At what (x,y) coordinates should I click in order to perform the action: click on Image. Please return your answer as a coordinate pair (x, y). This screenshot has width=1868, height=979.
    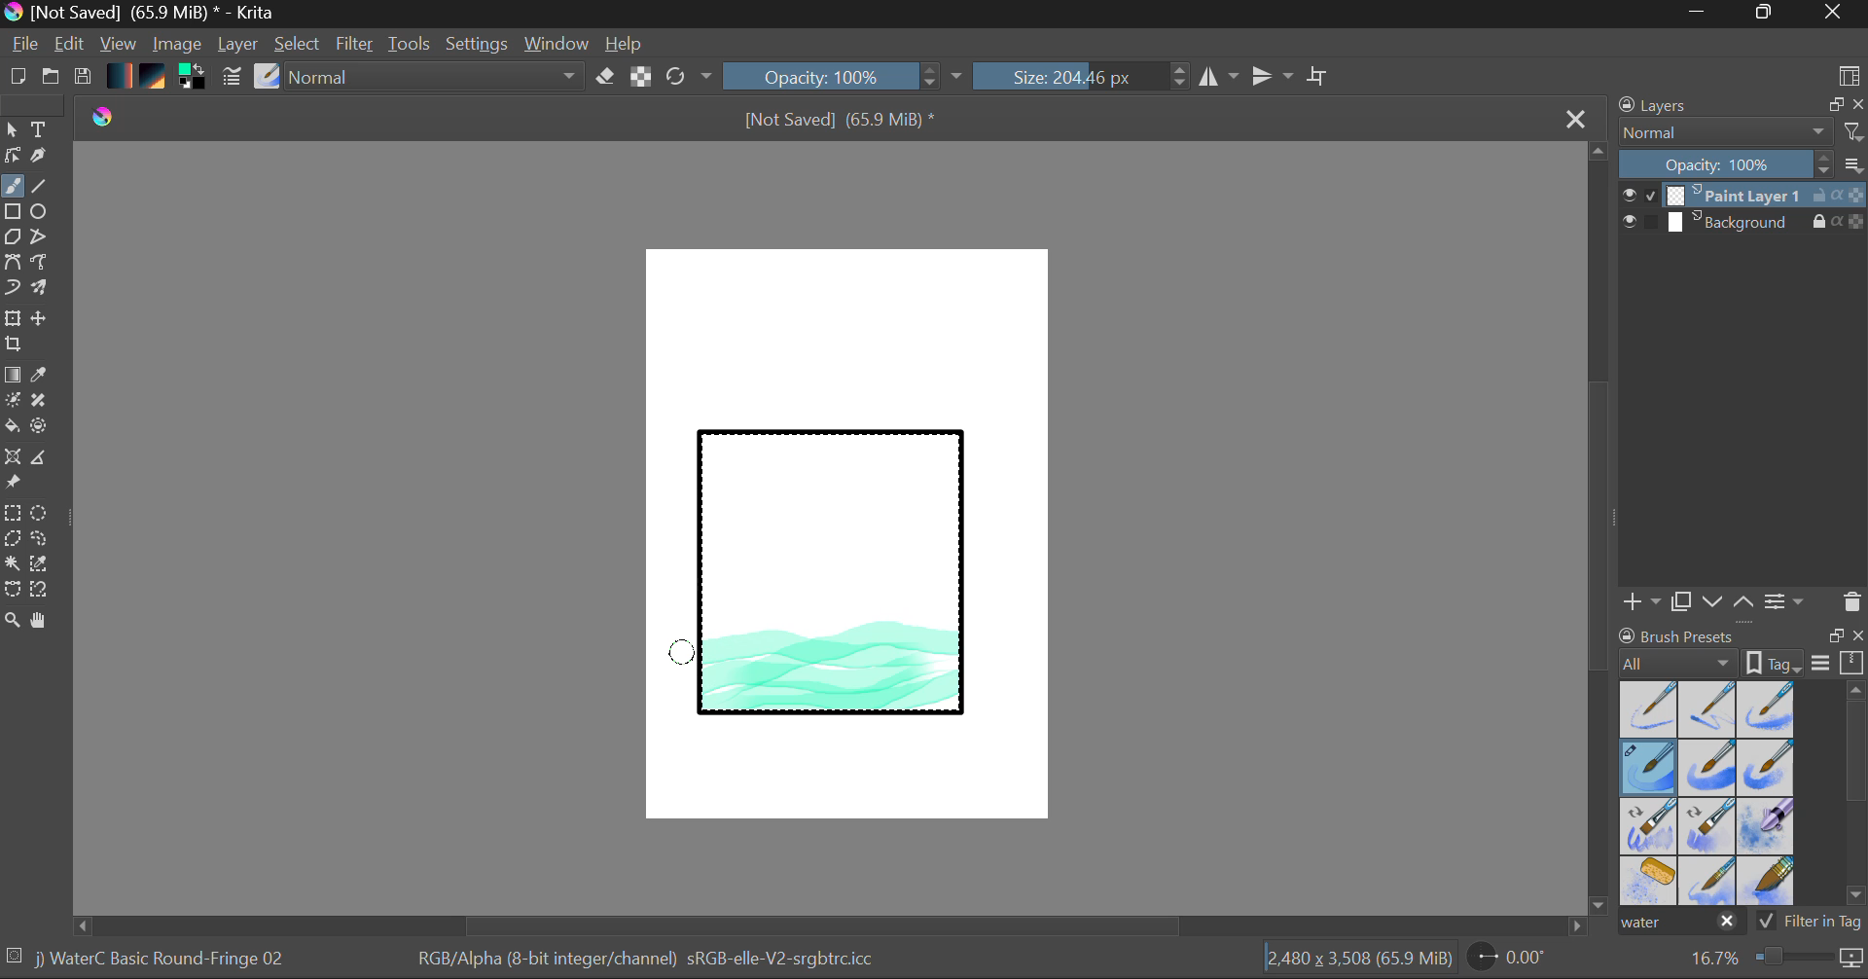
    Looking at the image, I should click on (179, 46).